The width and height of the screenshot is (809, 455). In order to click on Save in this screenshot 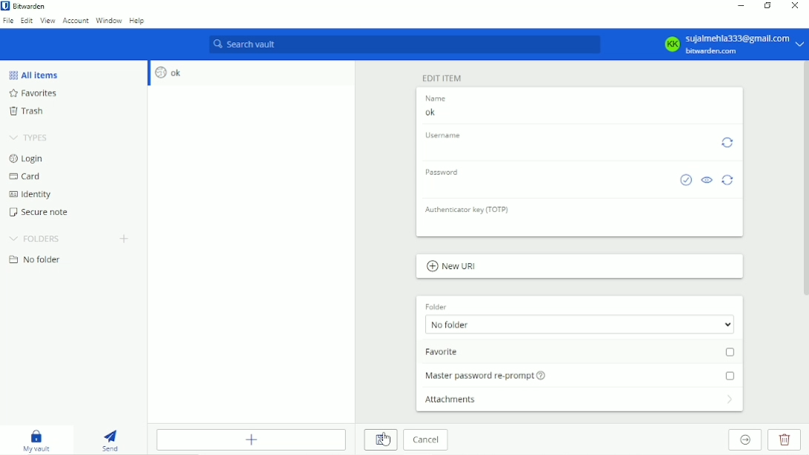, I will do `click(382, 440)`.